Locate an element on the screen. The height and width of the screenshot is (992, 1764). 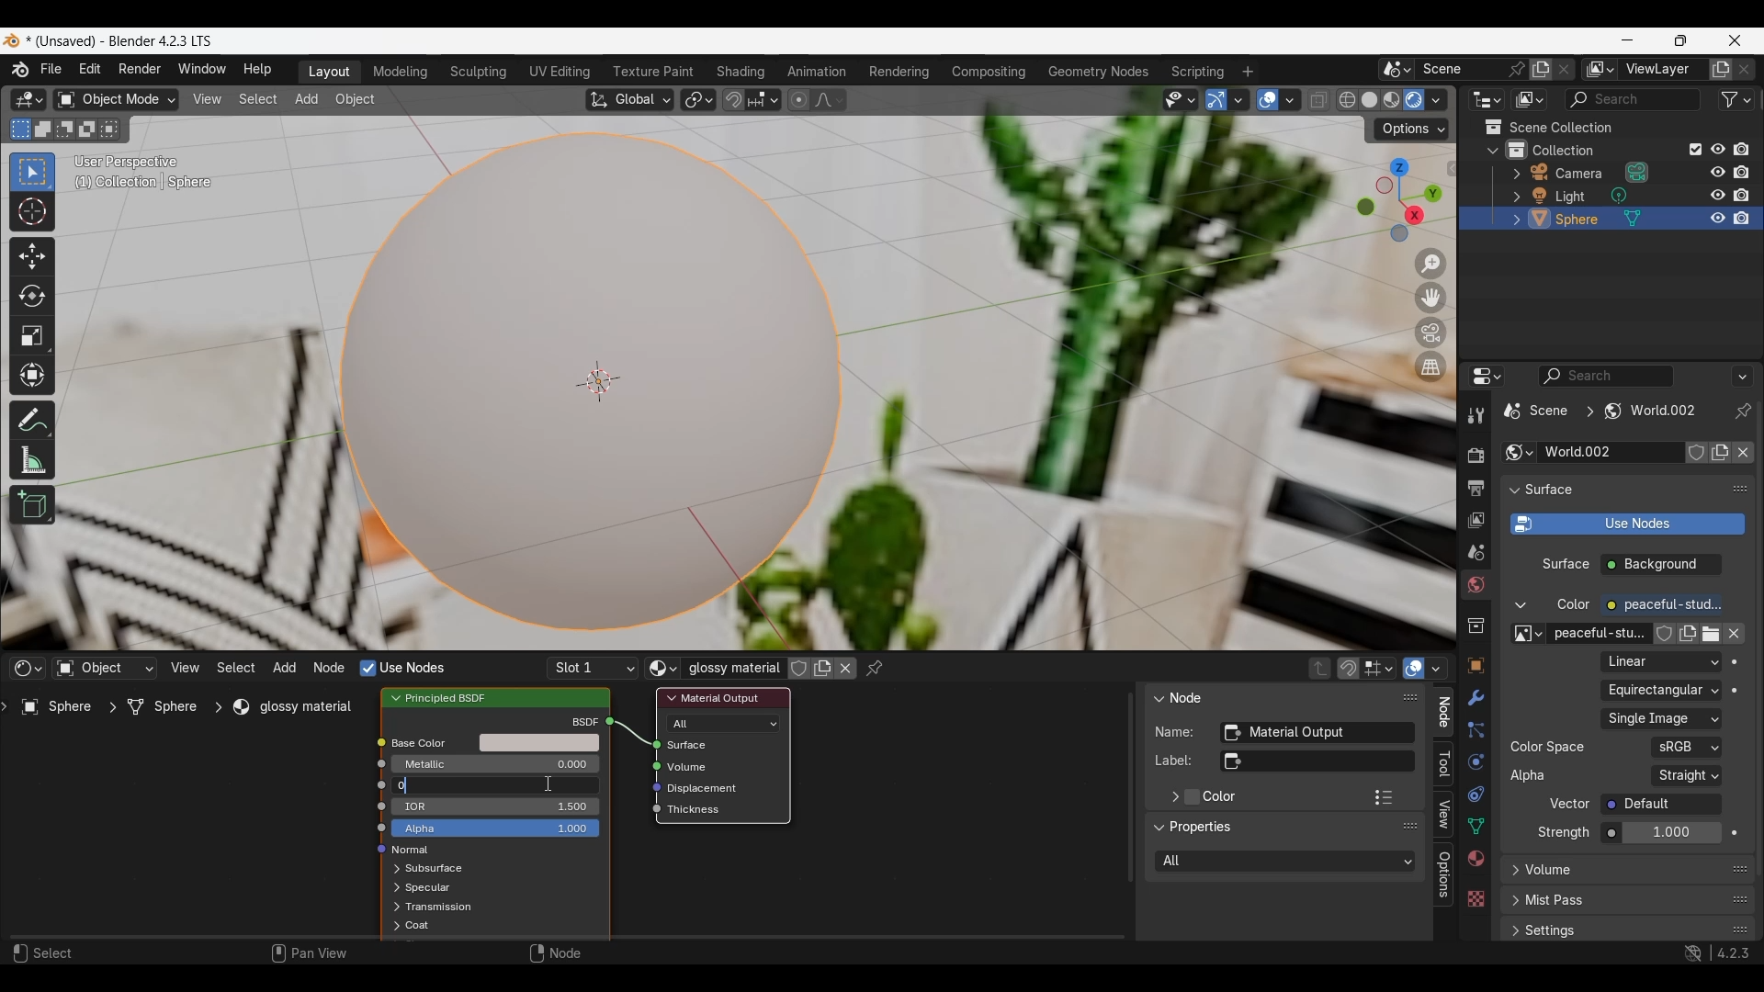
Gizmo options is located at coordinates (1238, 100).